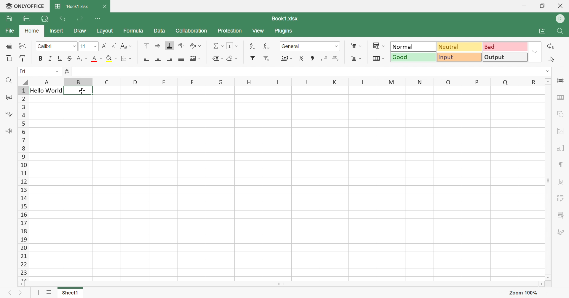 Image resolution: width=569 pixels, height=298 pixels. I want to click on Restore down, so click(542, 6).